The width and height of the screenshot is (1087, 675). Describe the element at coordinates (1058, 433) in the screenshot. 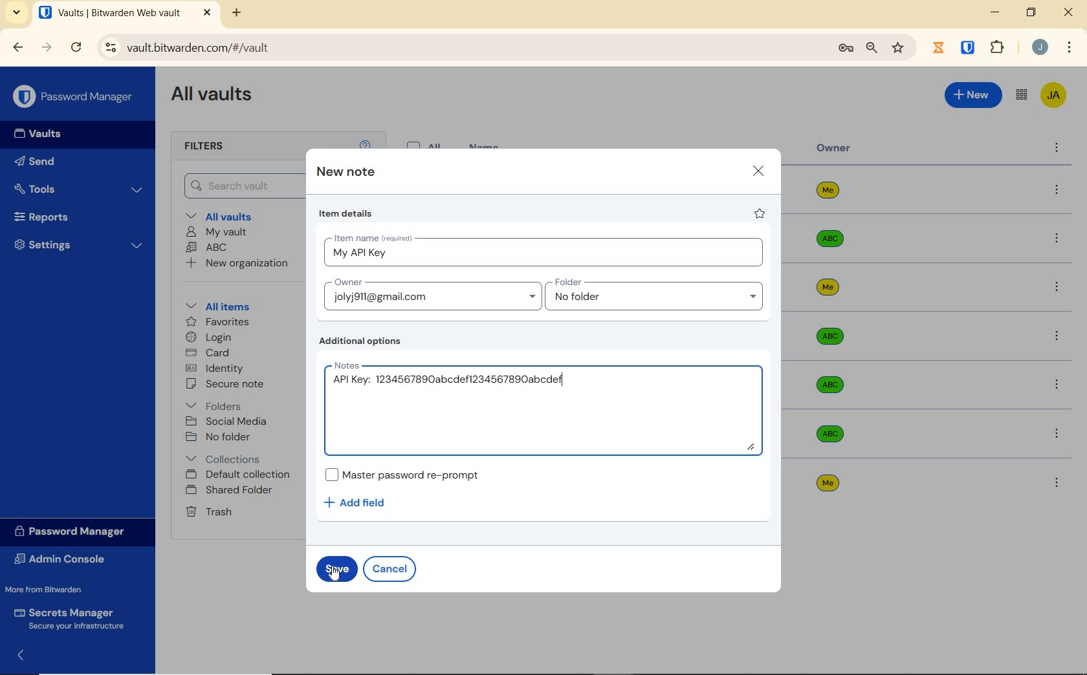

I see `more options` at that location.